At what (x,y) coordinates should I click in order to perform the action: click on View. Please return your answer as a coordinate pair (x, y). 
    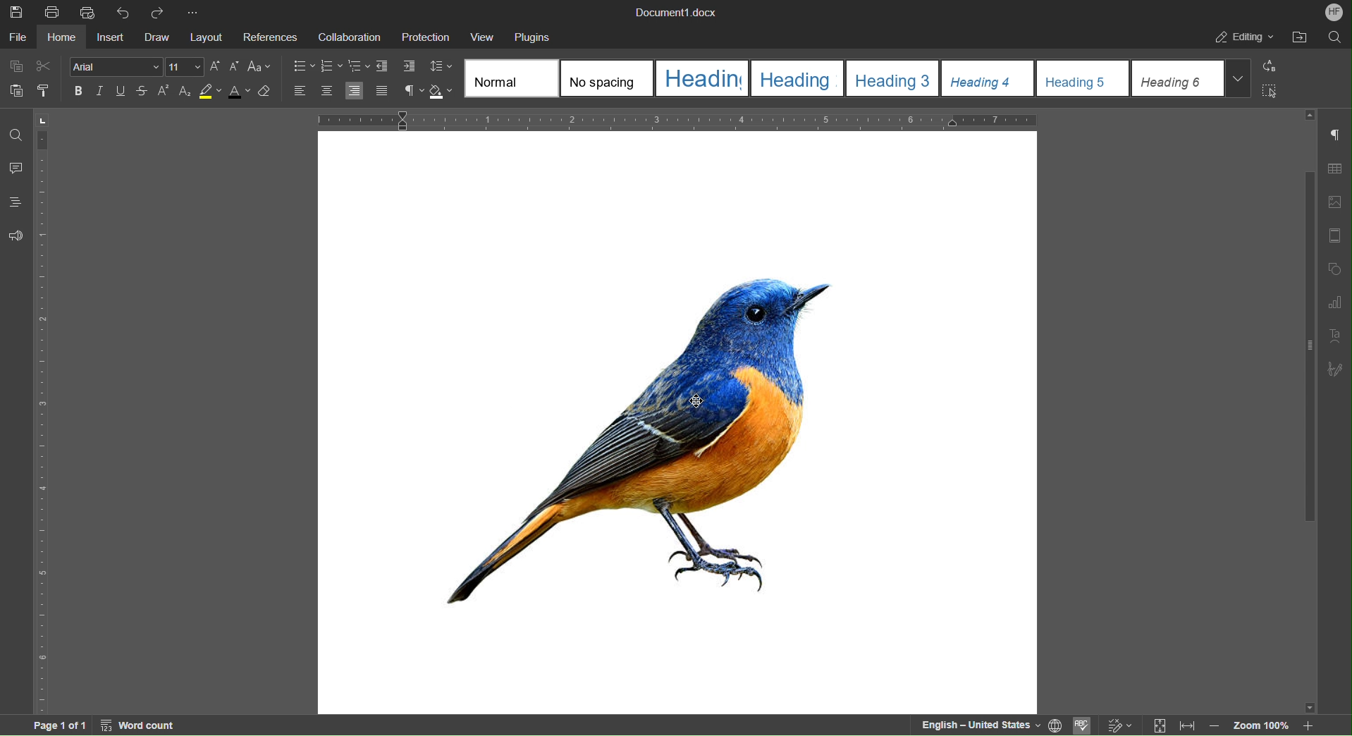
    Looking at the image, I should click on (484, 38).